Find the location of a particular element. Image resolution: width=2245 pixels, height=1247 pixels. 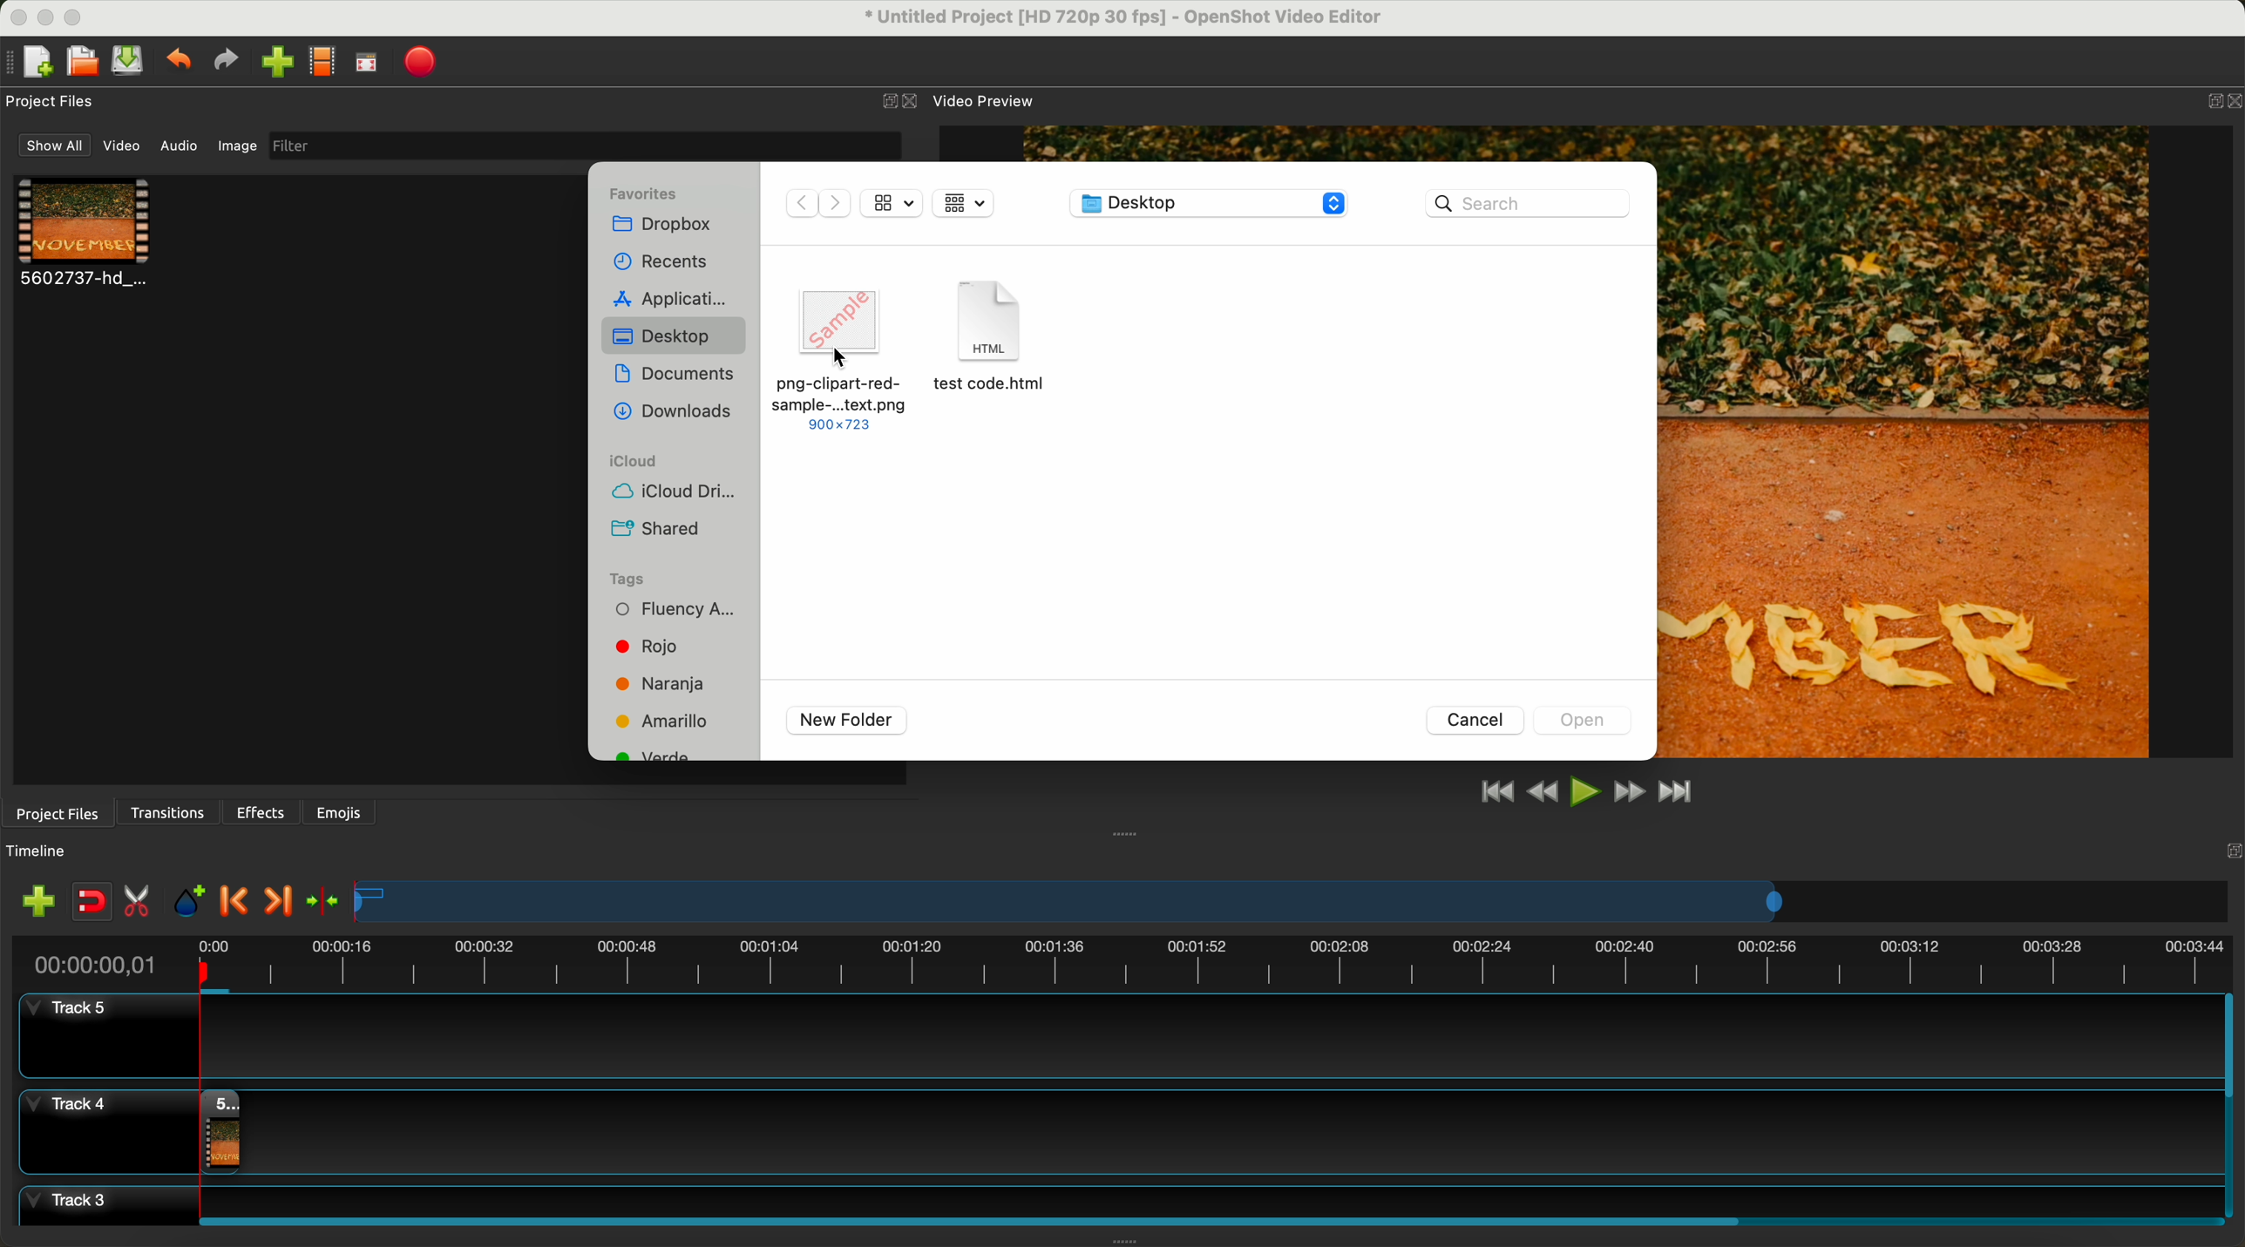

tags is located at coordinates (651, 576).